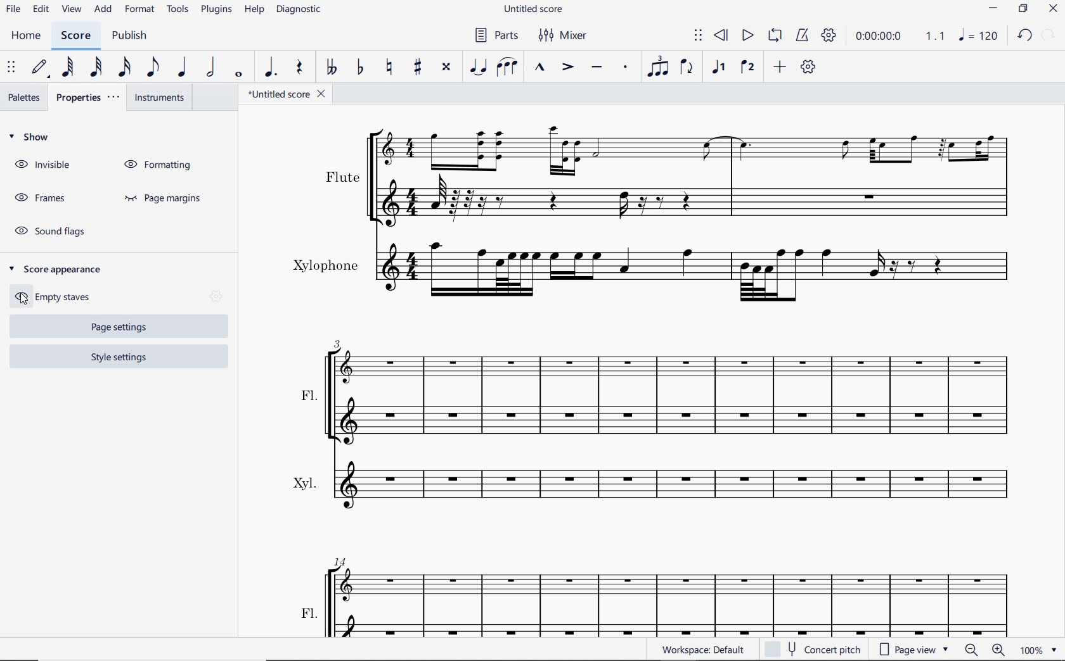 The height and width of the screenshot is (661, 1065). Describe the element at coordinates (980, 35) in the screenshot. I see `NOTE` at that location.